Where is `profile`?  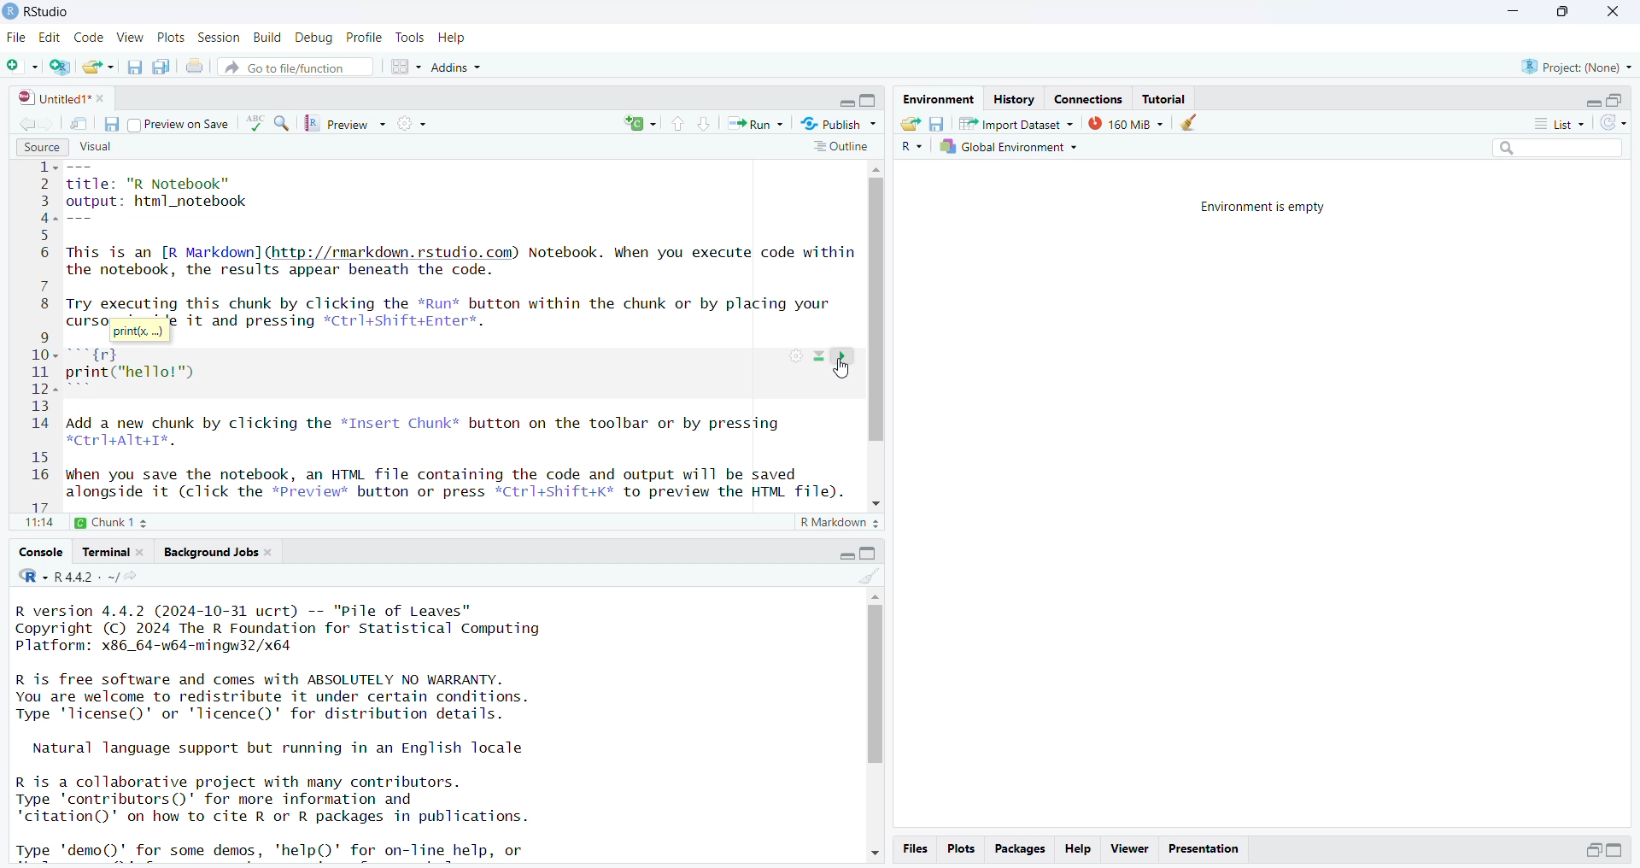
profile is located at coordinates (366, 38).